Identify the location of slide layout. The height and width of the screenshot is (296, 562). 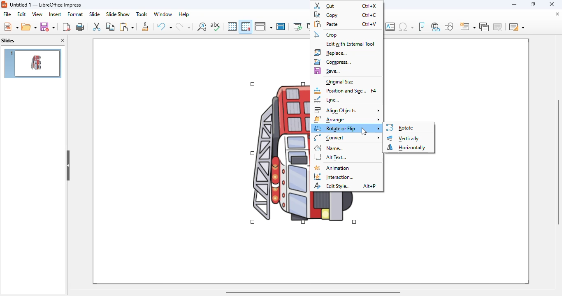
(516, 26).